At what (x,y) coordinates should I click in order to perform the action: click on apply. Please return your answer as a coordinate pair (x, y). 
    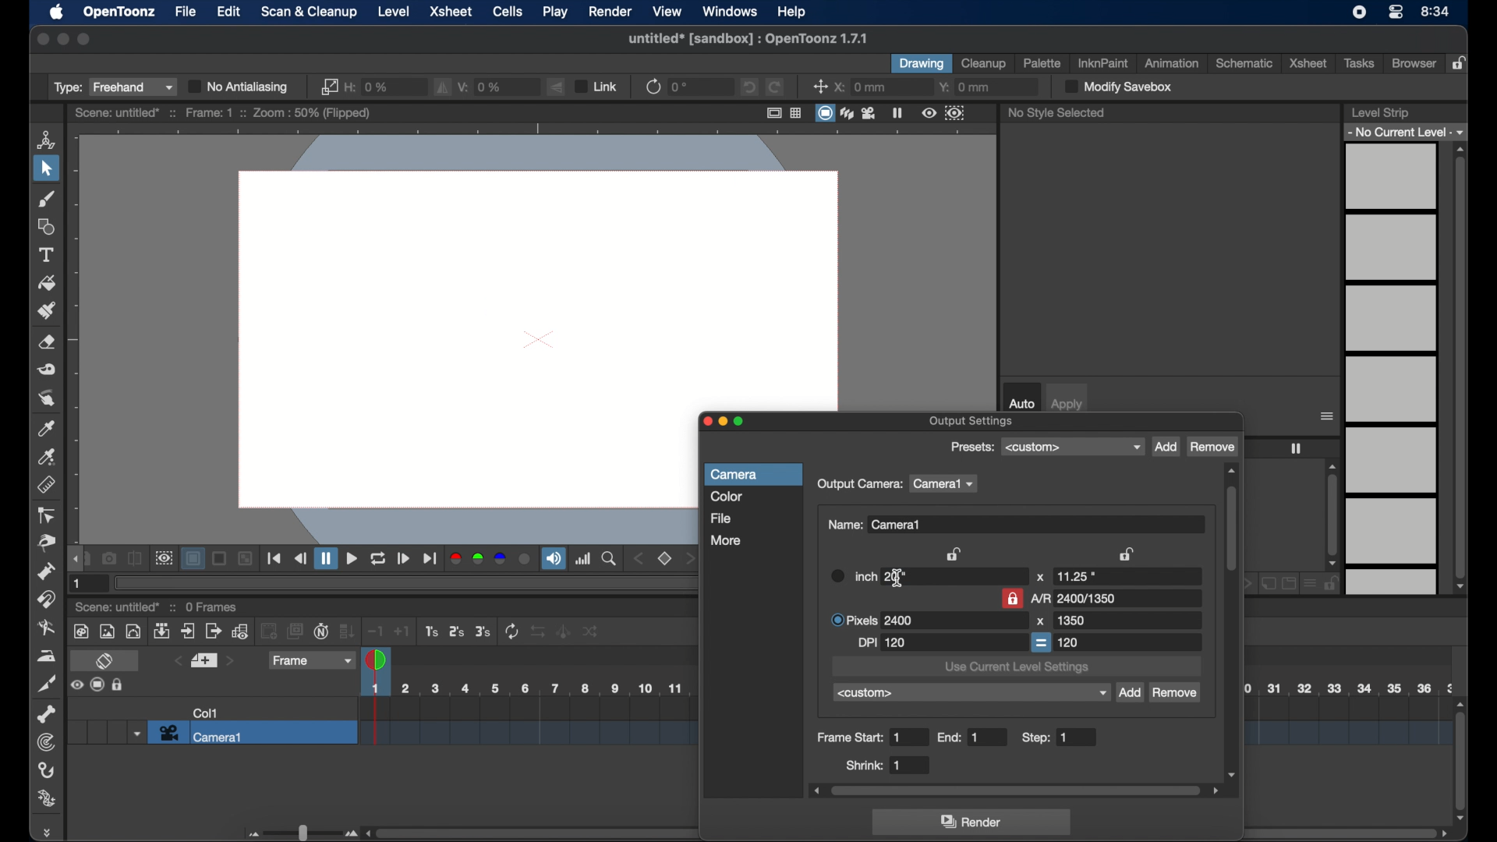
    Looking at the image, I should click on (1067, 405).